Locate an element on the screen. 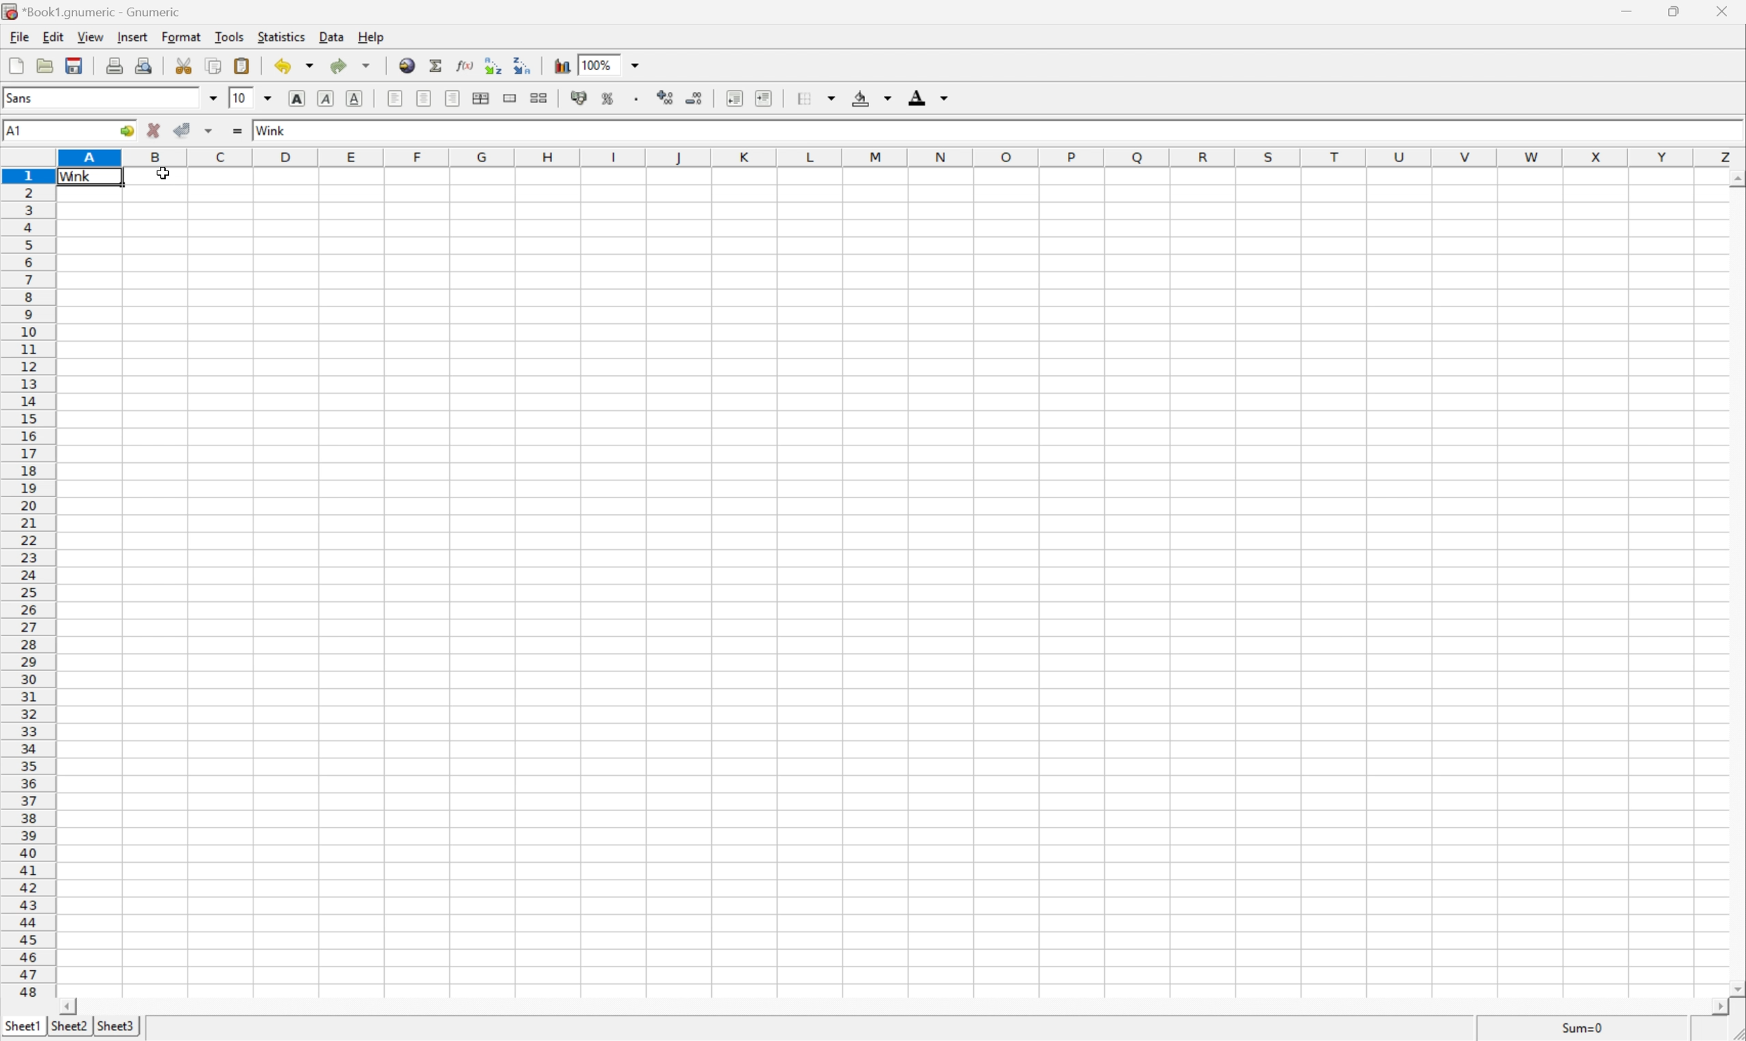  save current workbook is located at coordinates (74, 65).